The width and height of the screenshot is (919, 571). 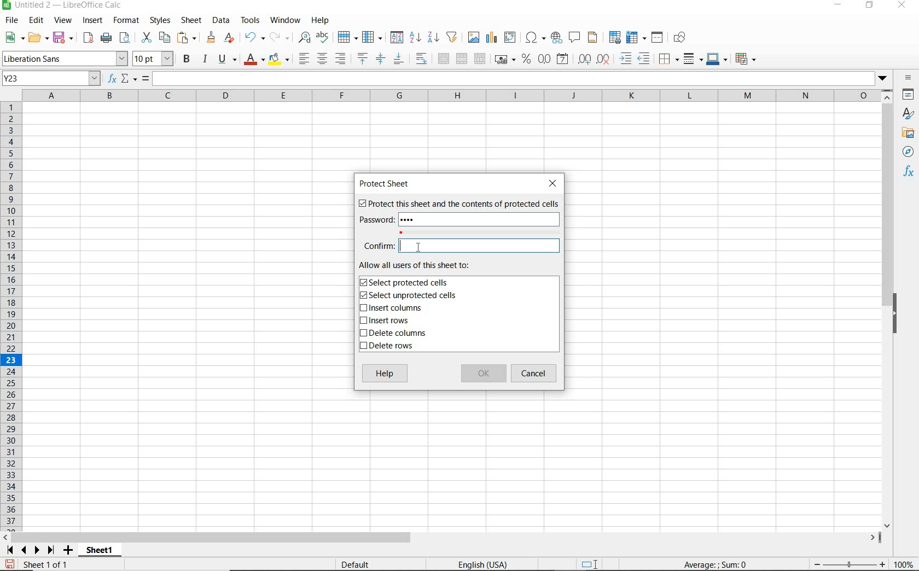 I want to click on WRAP TEXT, so click(x=421, y=59).